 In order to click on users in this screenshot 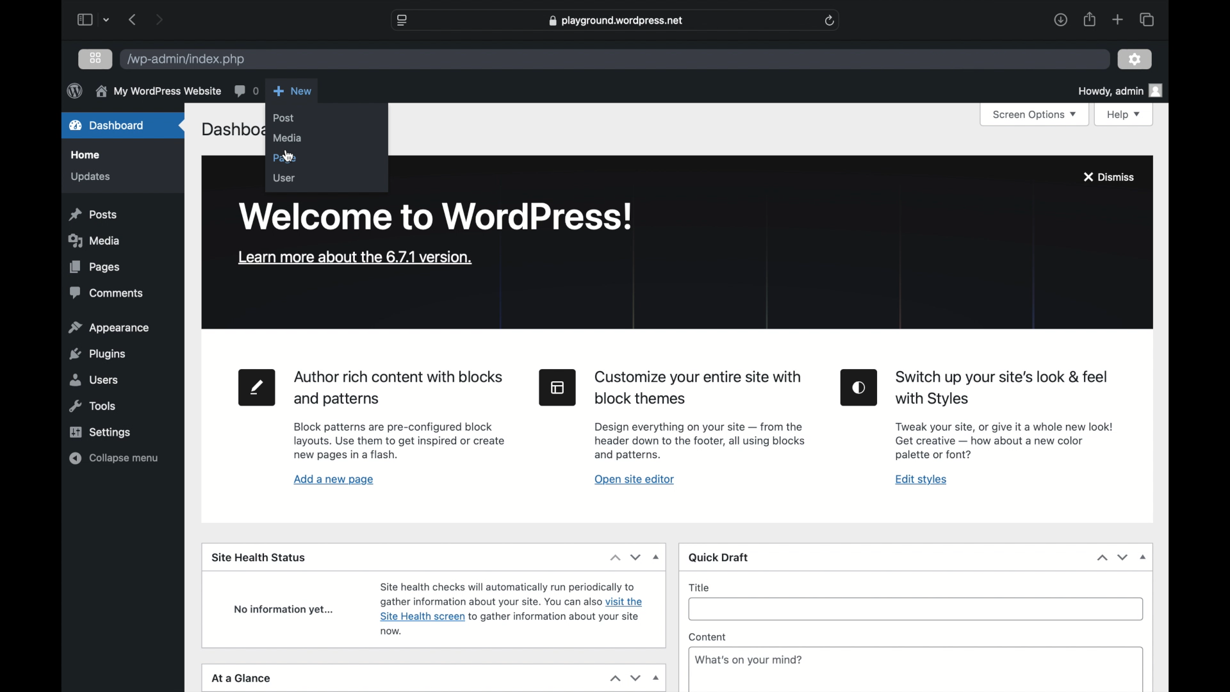, I will do `click(95, 380)`.